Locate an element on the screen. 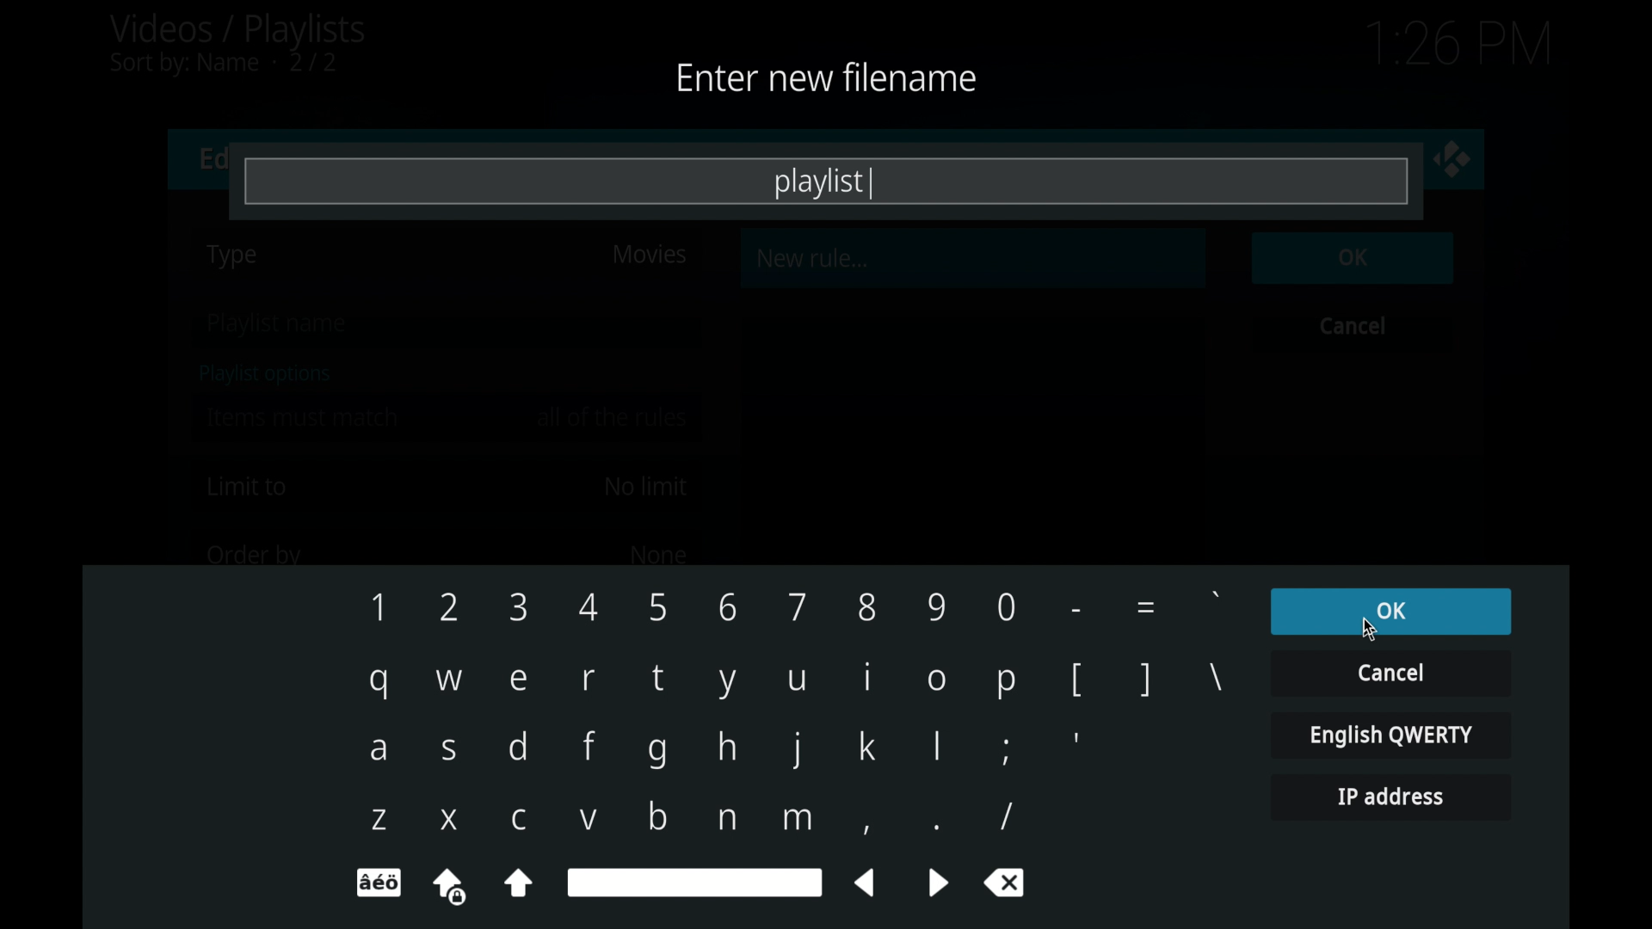 The width and height of the screenshot is (1652, 929). new rule is located at coordinates (814, 258).